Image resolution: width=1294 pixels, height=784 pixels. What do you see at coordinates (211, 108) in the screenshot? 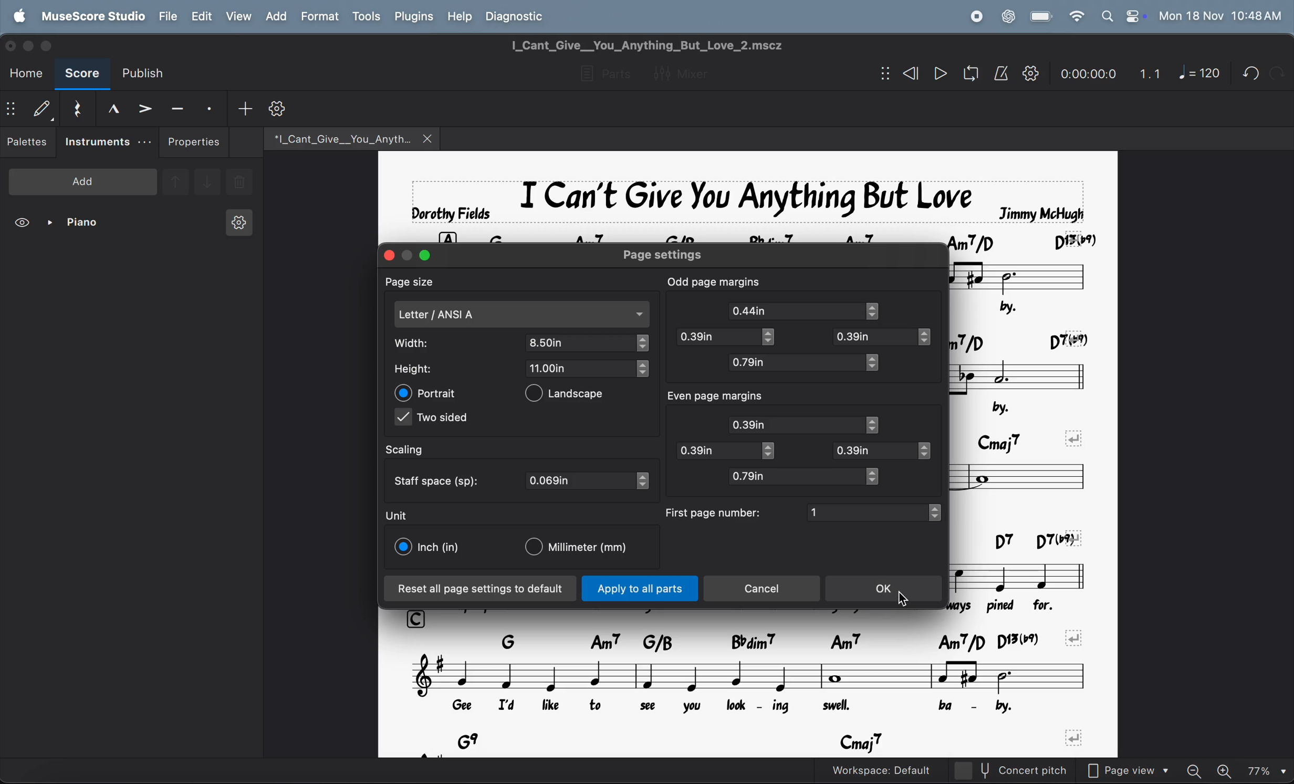
I see `staccato` at bounding box center [211, 108].